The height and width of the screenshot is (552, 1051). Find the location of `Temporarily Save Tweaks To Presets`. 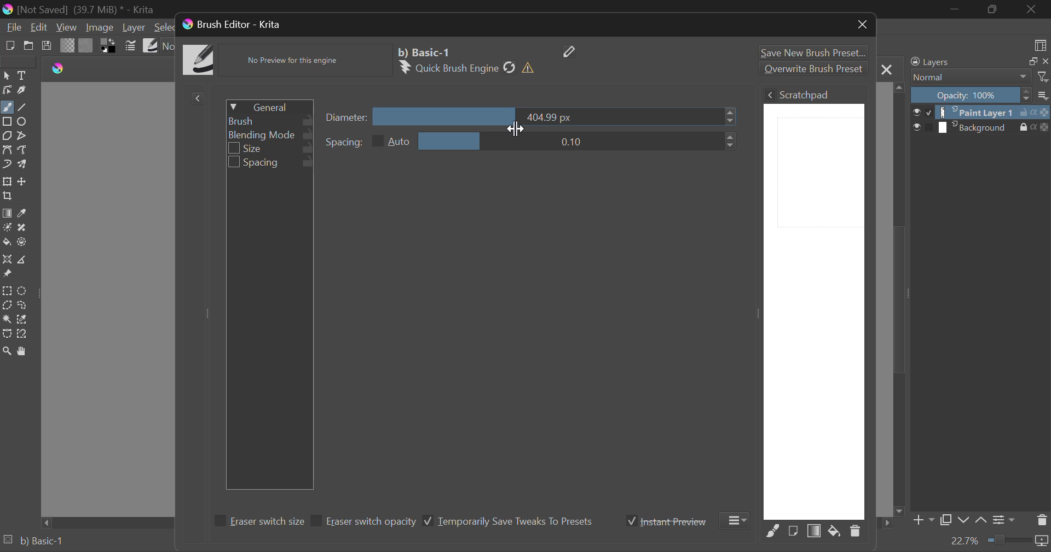

Temporarily Save Tweaks To Presets is located at coordinates (508, 521).